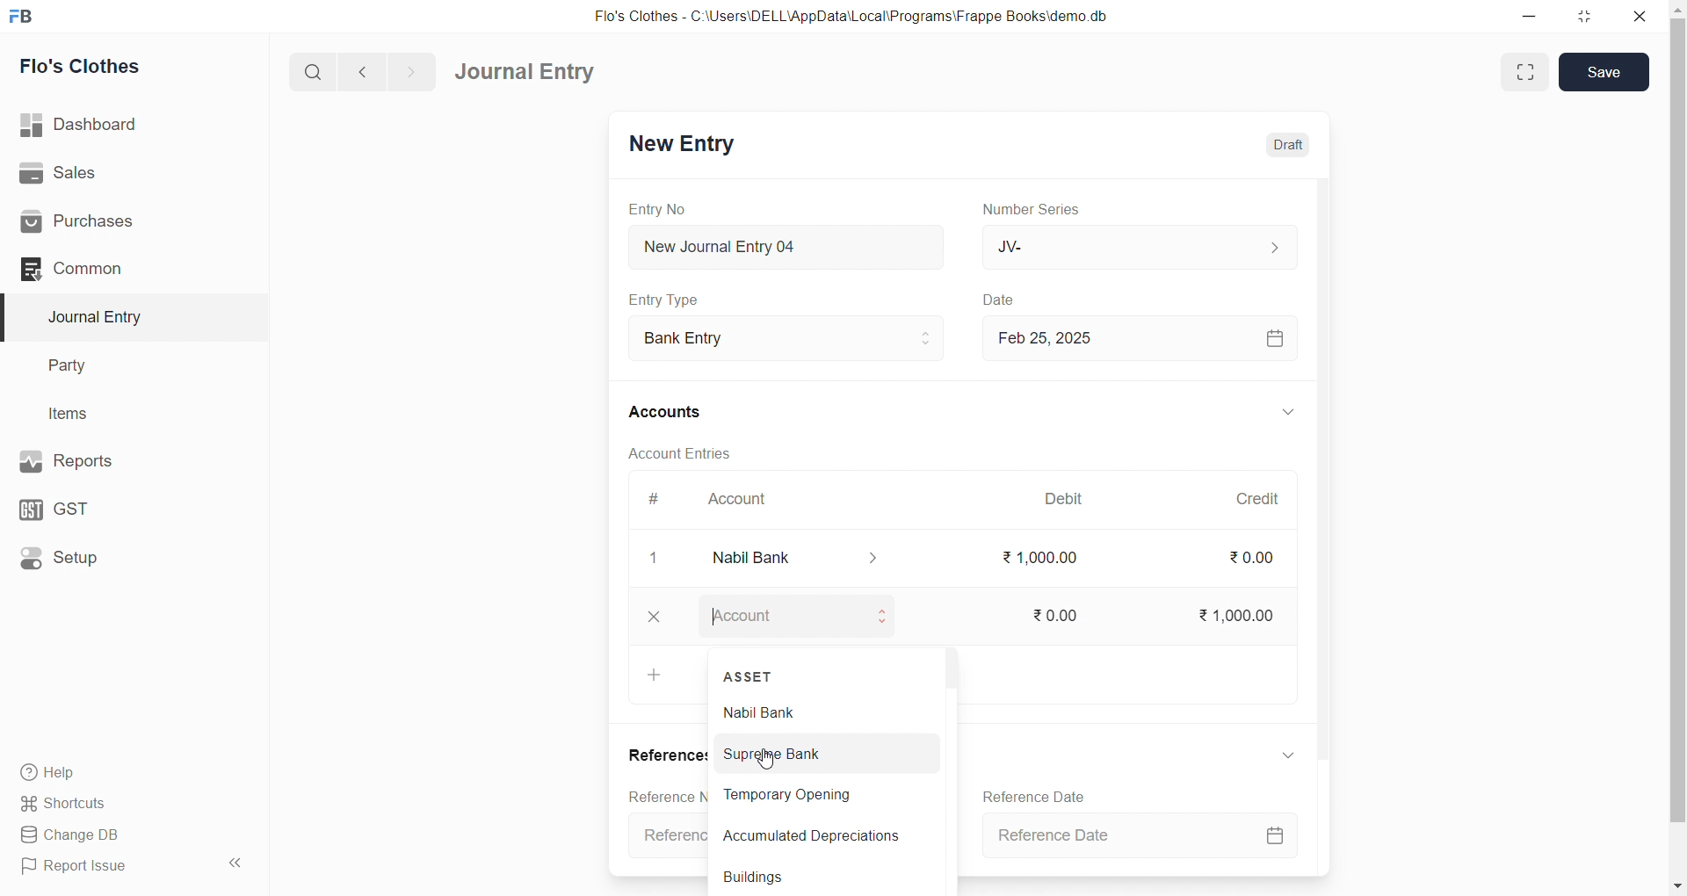  Describe the element at coordinates (1644, 16) in the screenshot. I see `close` at that location.